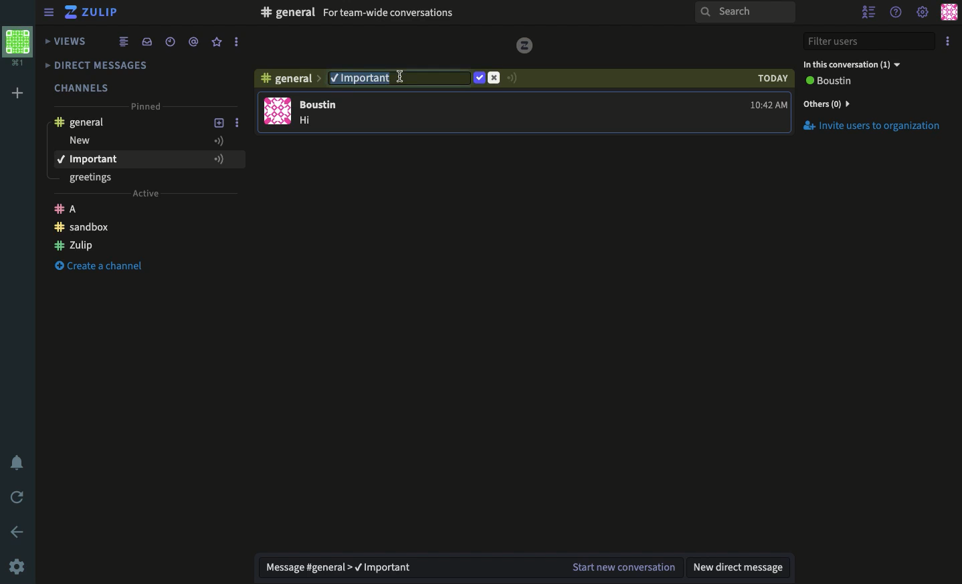 Image resolution: width=962 pixels, height=584 pixels. I want to click on Views, so click(67, 39).